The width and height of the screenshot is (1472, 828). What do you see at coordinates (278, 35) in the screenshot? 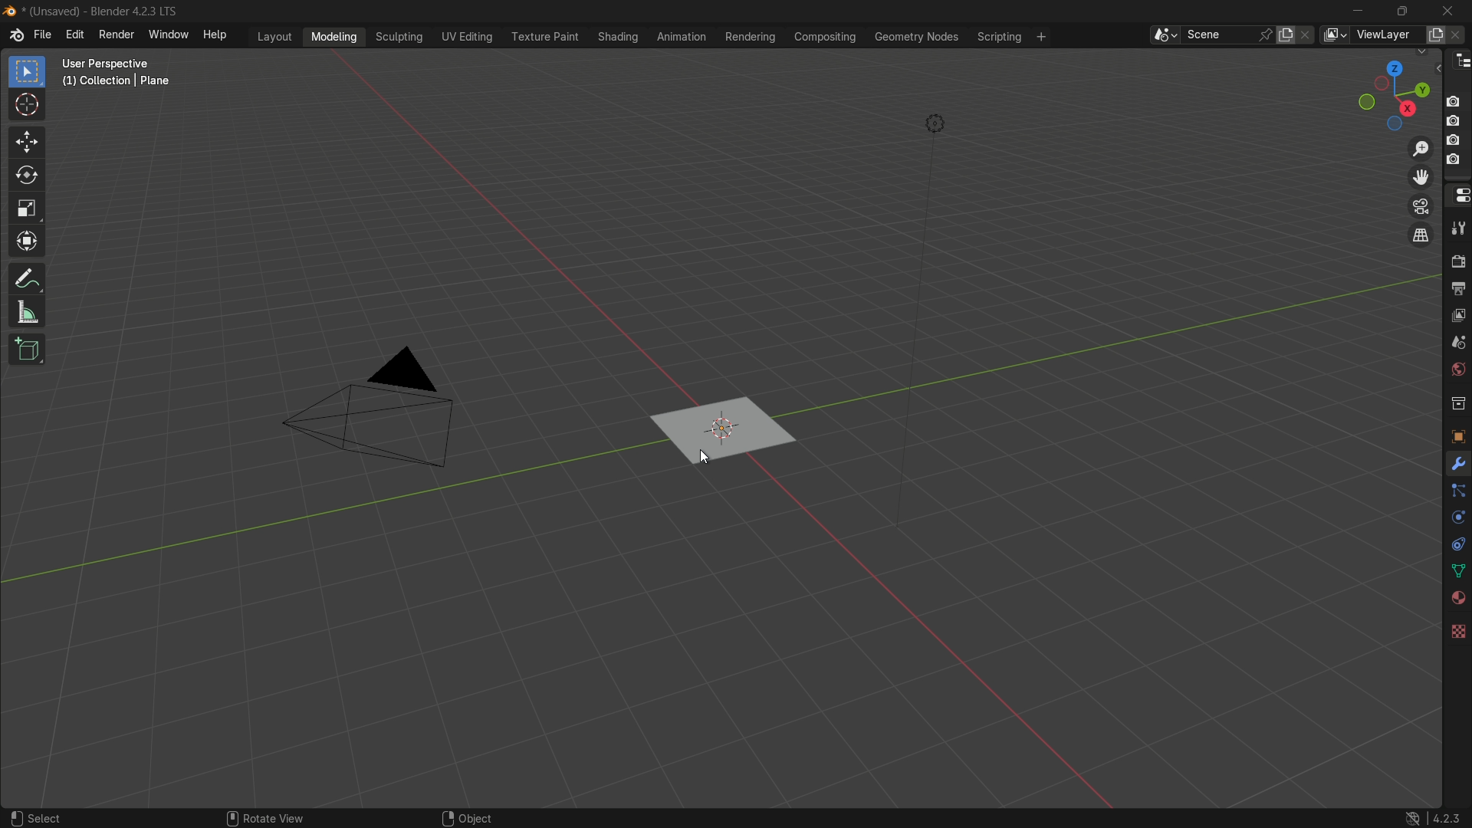
I see `layout` at bounding box center [278, 35].